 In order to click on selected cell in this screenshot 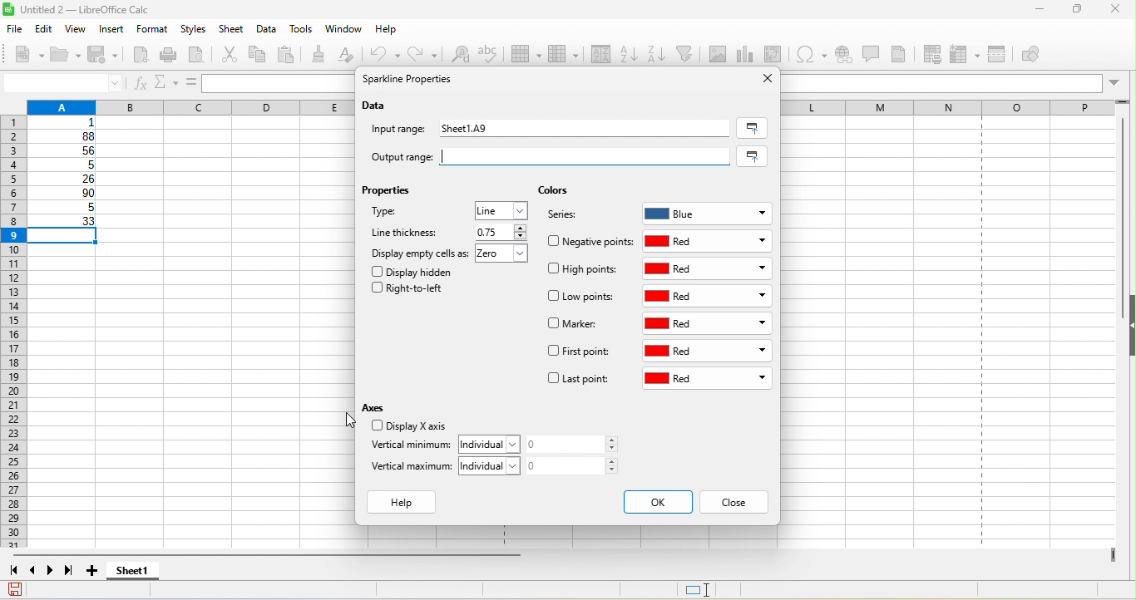, I will do `click(67, 237)`.